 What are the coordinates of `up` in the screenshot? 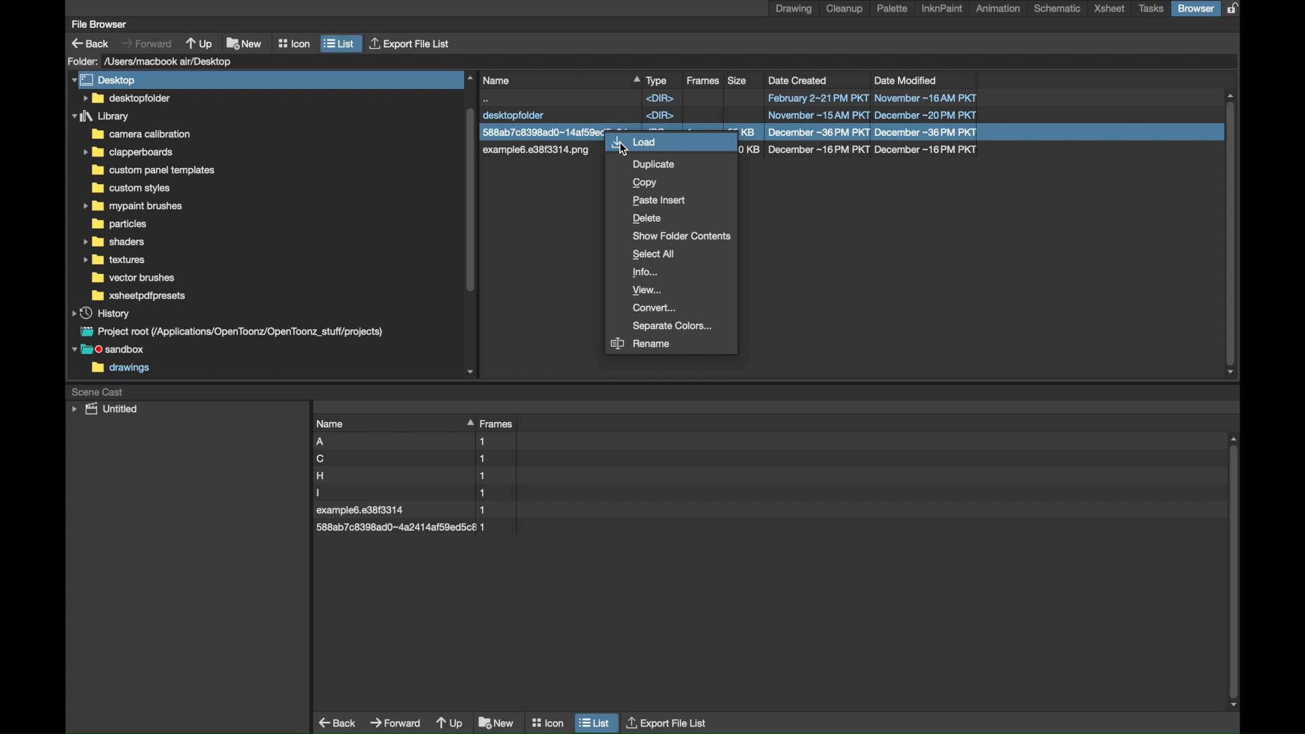 It's located at (201, 43).